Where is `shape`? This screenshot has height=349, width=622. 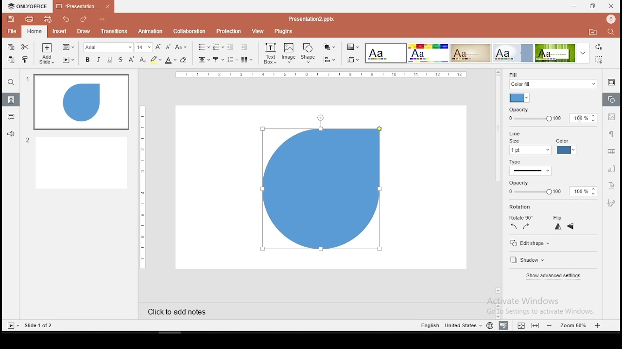
shape is located at coordinates (322, 192).